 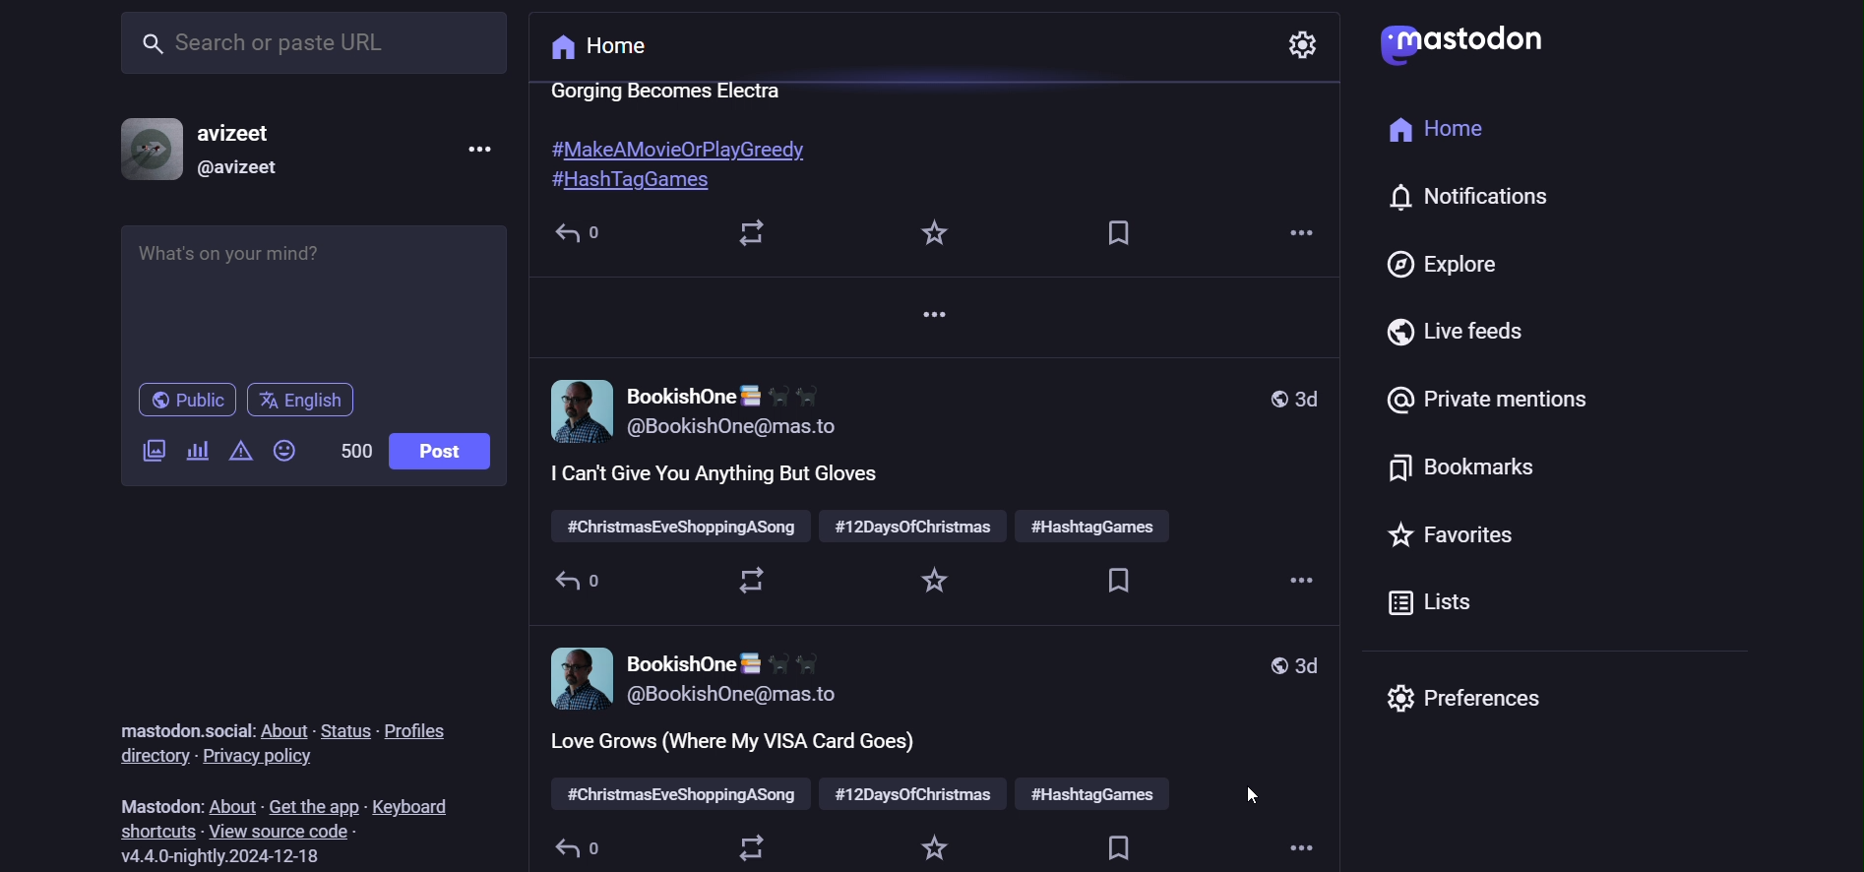 I want to click on search bar, so click(x=312, y=45).